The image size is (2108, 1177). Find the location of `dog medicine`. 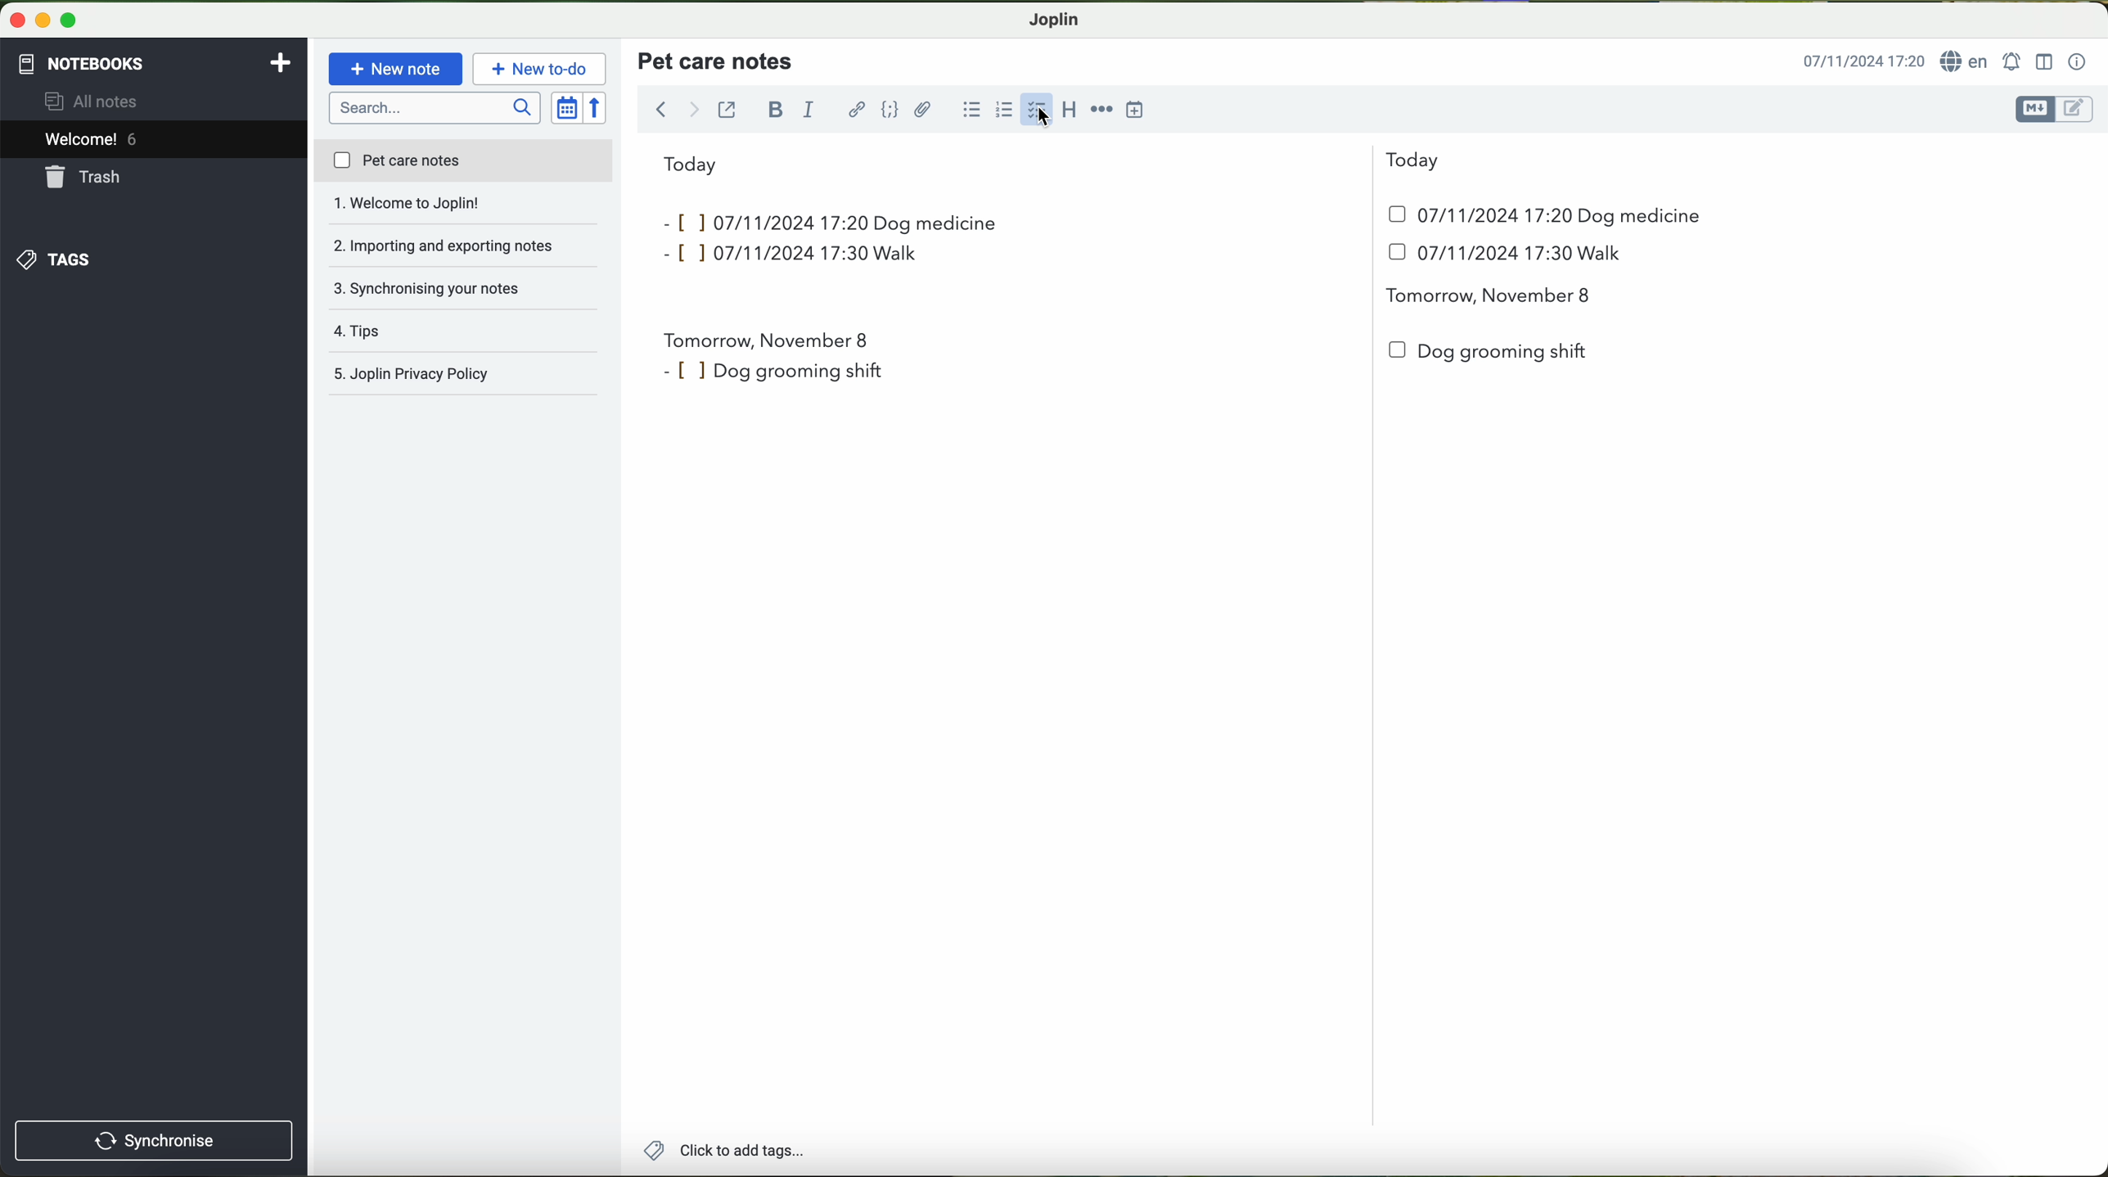

dog medicine is located at coordinates (937, 223).